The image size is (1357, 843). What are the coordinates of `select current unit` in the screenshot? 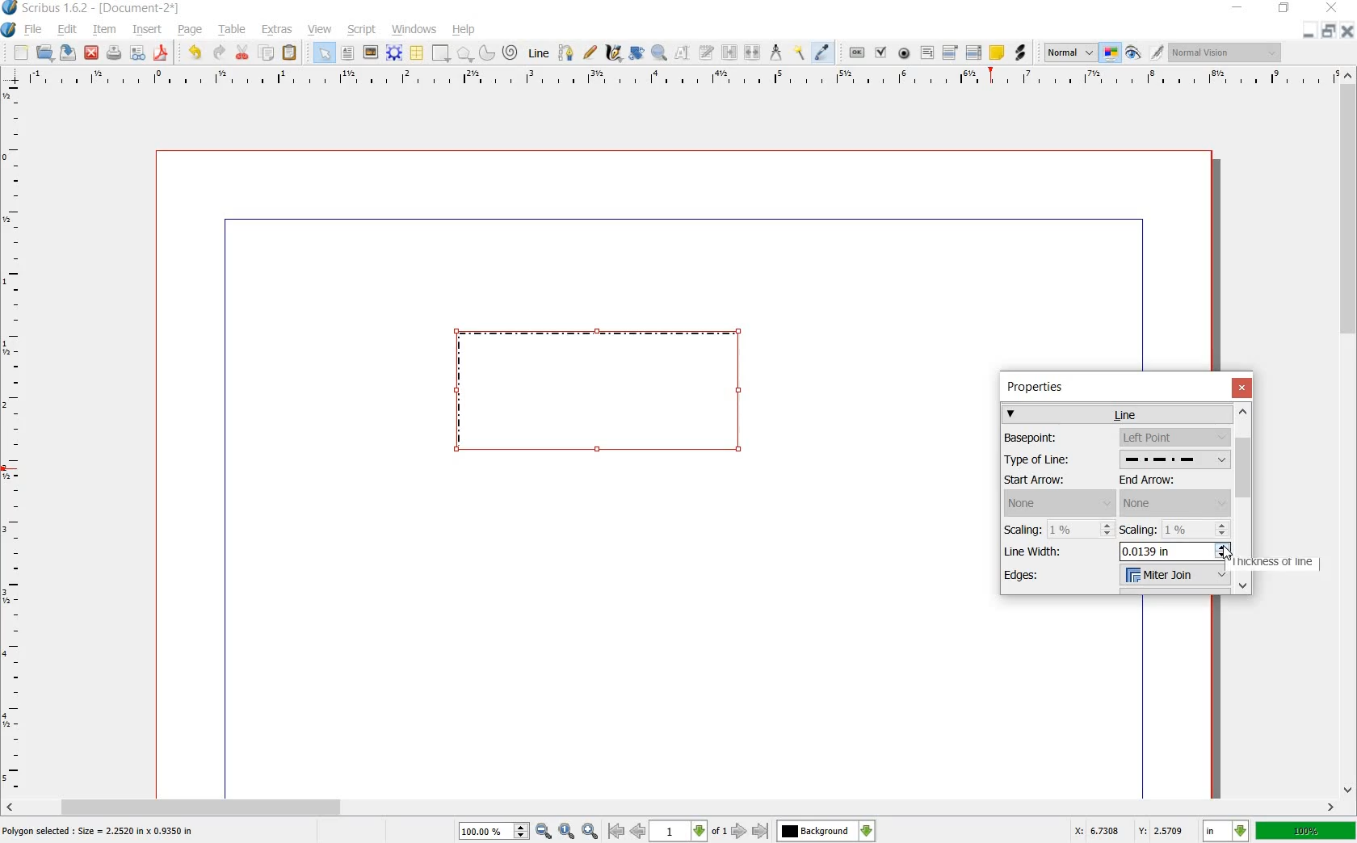 It's located at (1224, 831).